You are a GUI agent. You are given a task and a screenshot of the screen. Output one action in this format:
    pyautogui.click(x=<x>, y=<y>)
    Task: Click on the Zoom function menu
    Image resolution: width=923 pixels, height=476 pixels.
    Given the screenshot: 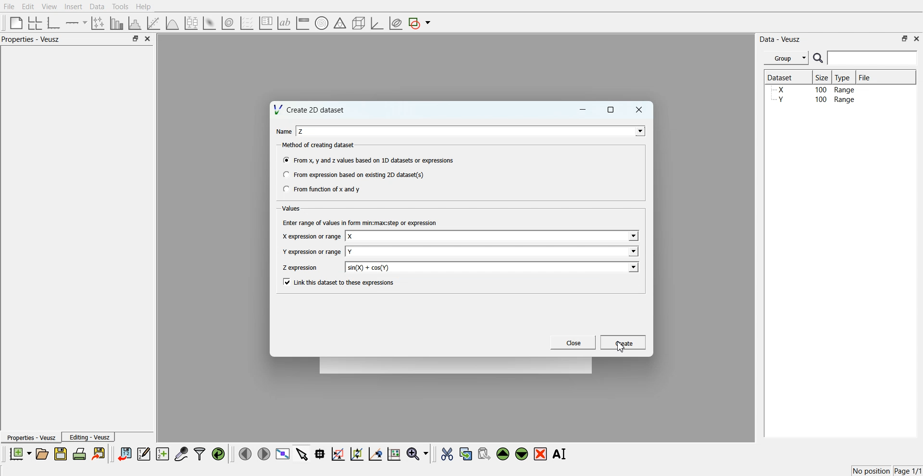 What is the action you would take?
    pyautogui.click(x=419, y=453)
    